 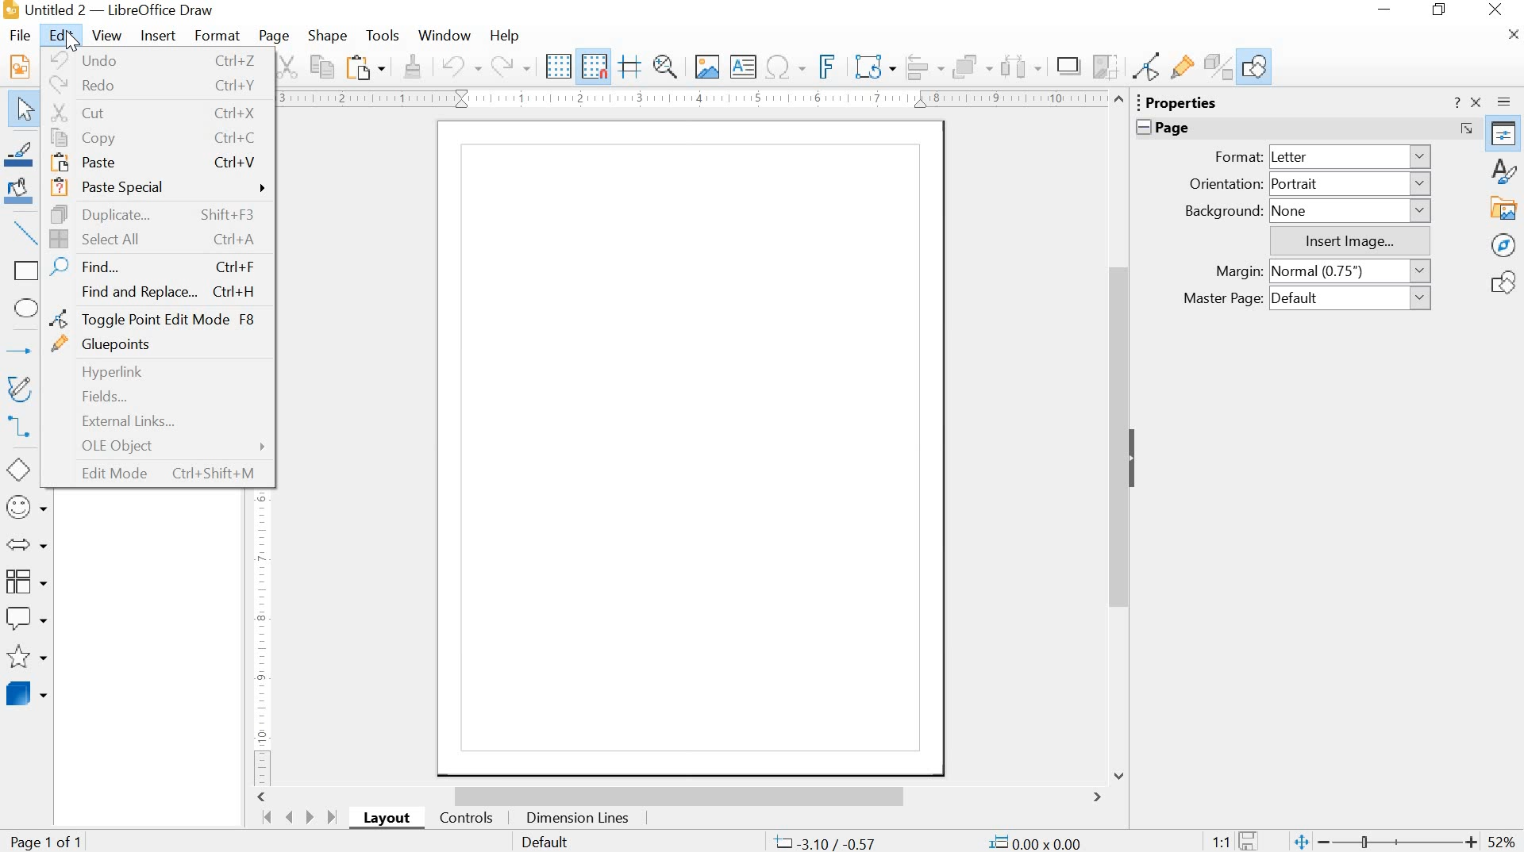 I want to click on File, so click(x=21, y=34).